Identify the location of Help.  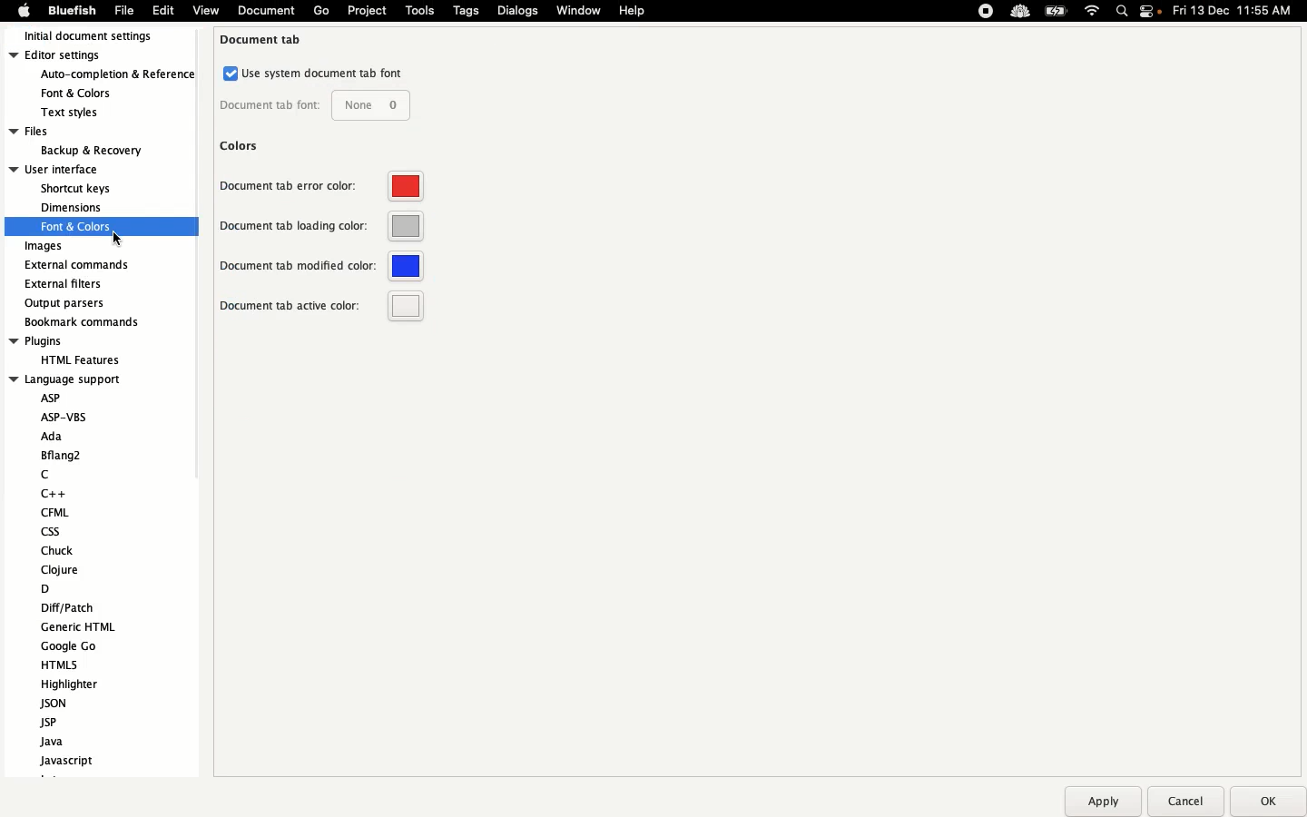
(633, 10).